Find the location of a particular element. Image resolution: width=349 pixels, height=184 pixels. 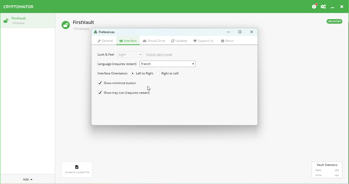

Unlock dark mode is located at coordinates (162, 54).